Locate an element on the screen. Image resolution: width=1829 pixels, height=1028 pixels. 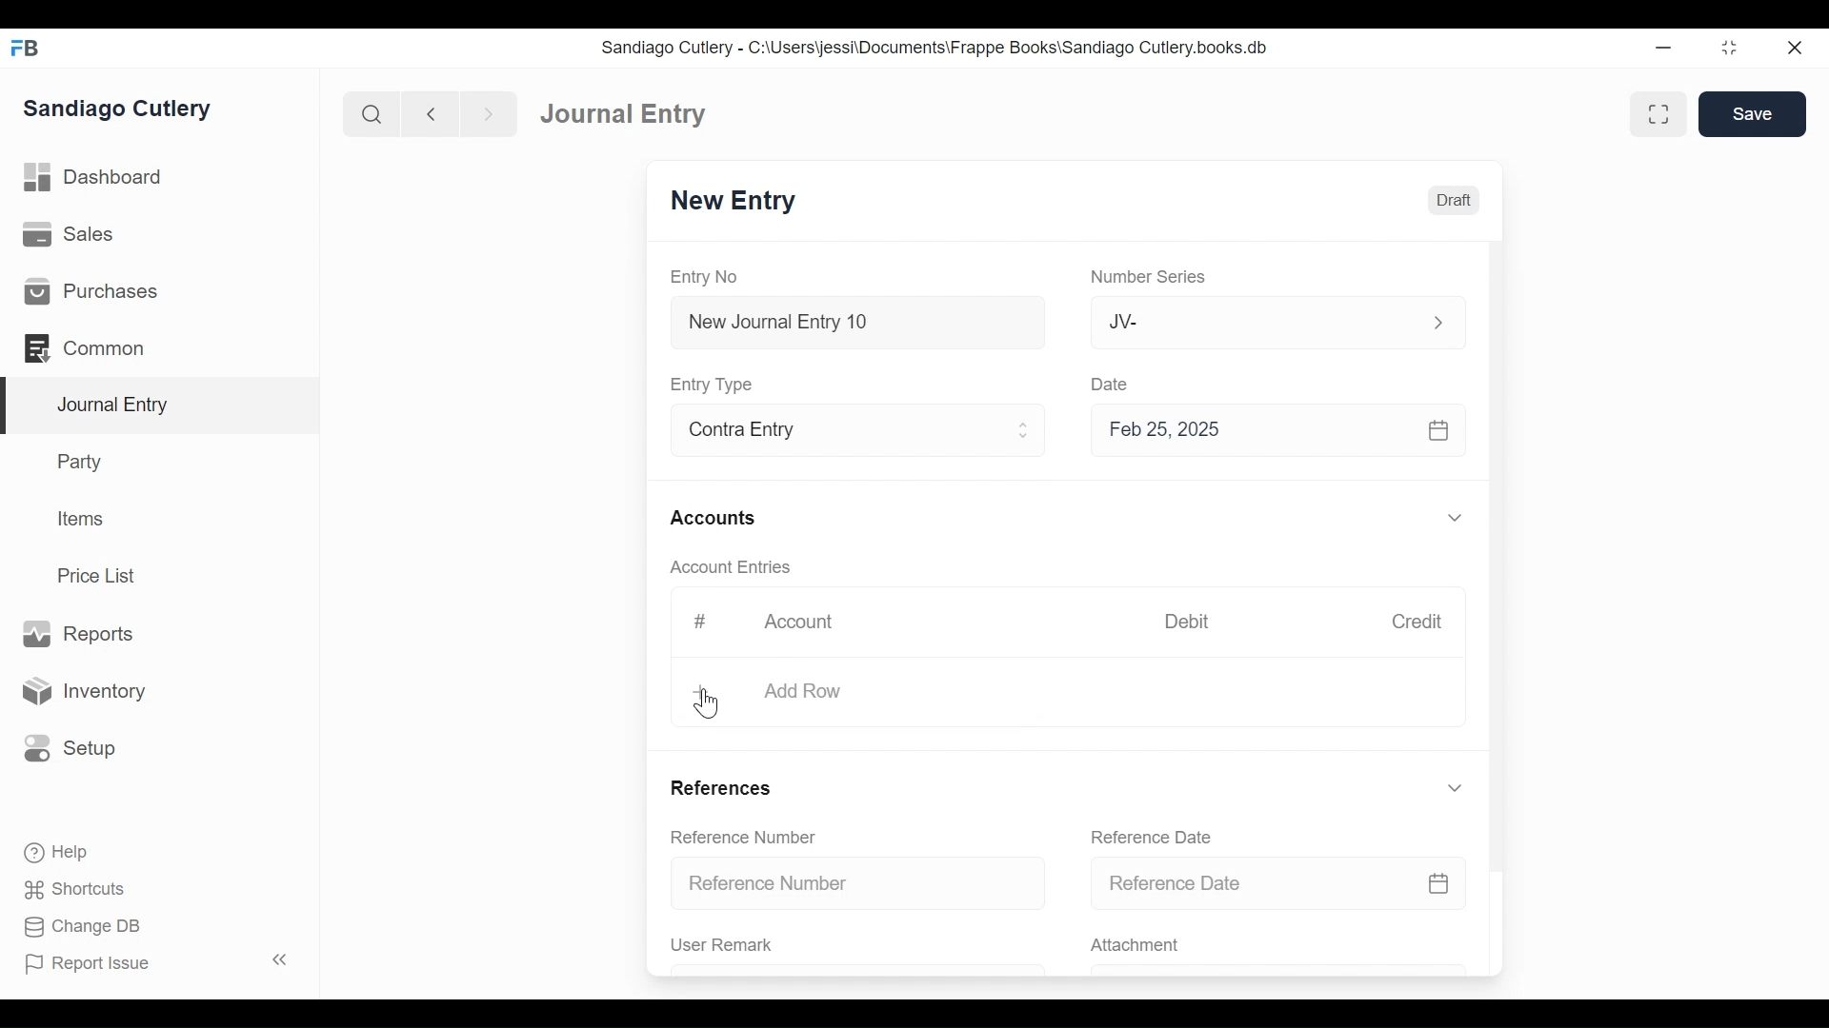
Restore is located at coordinates (1729, 49).